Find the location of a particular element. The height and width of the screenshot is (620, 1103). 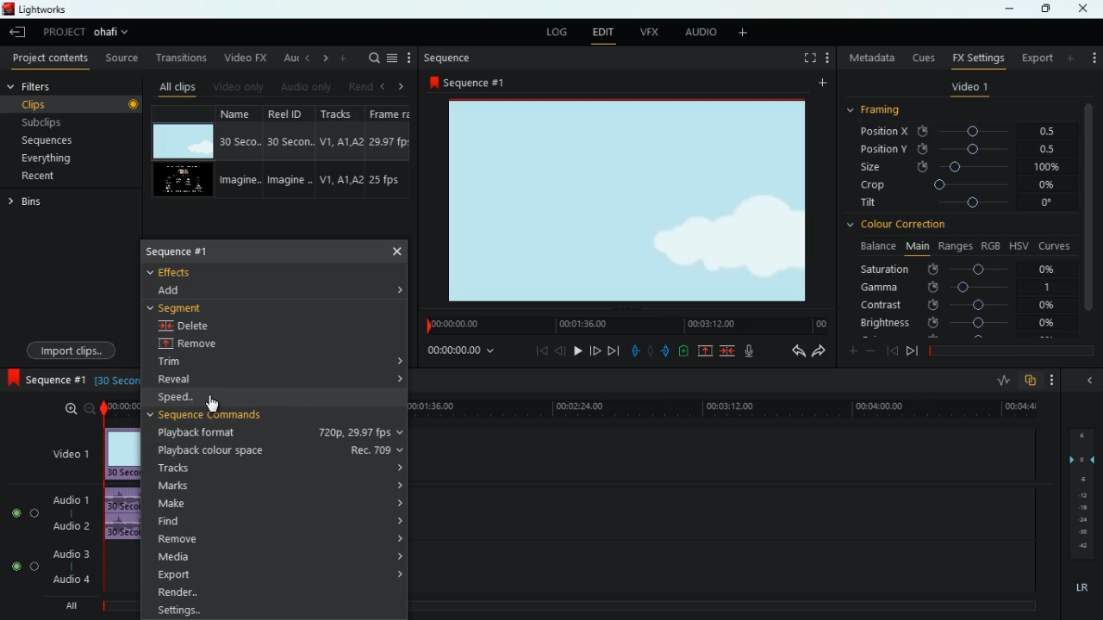

remove is located at coordinates (195, 345).